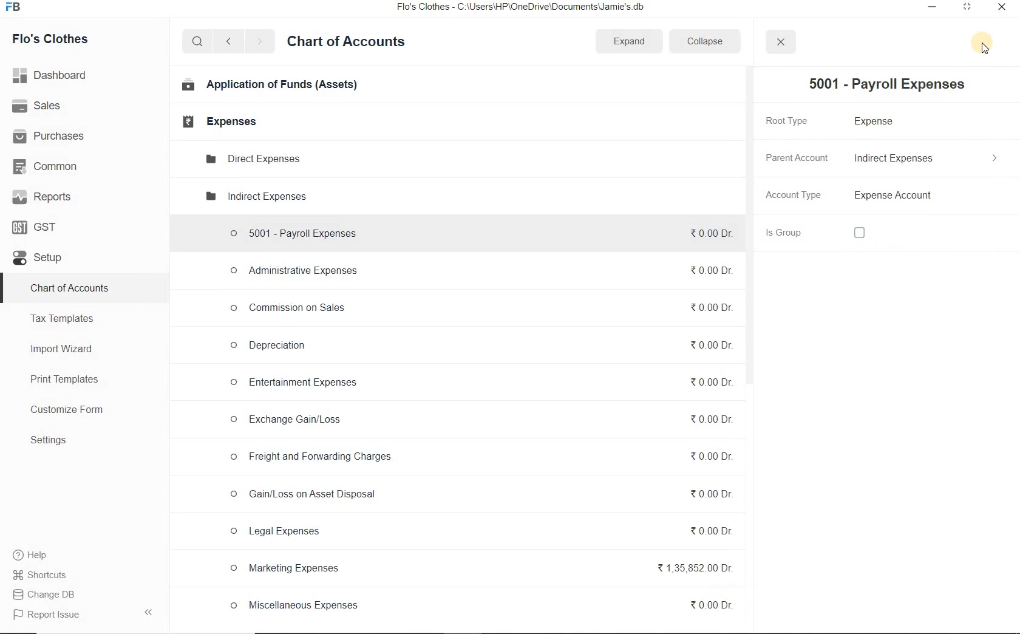 The width and height of the screenshot is (1020, 634). What do you see at coordinates (63, 318) in the screenshot?
I see `Tax Templates` at bounding box center [63, 318].